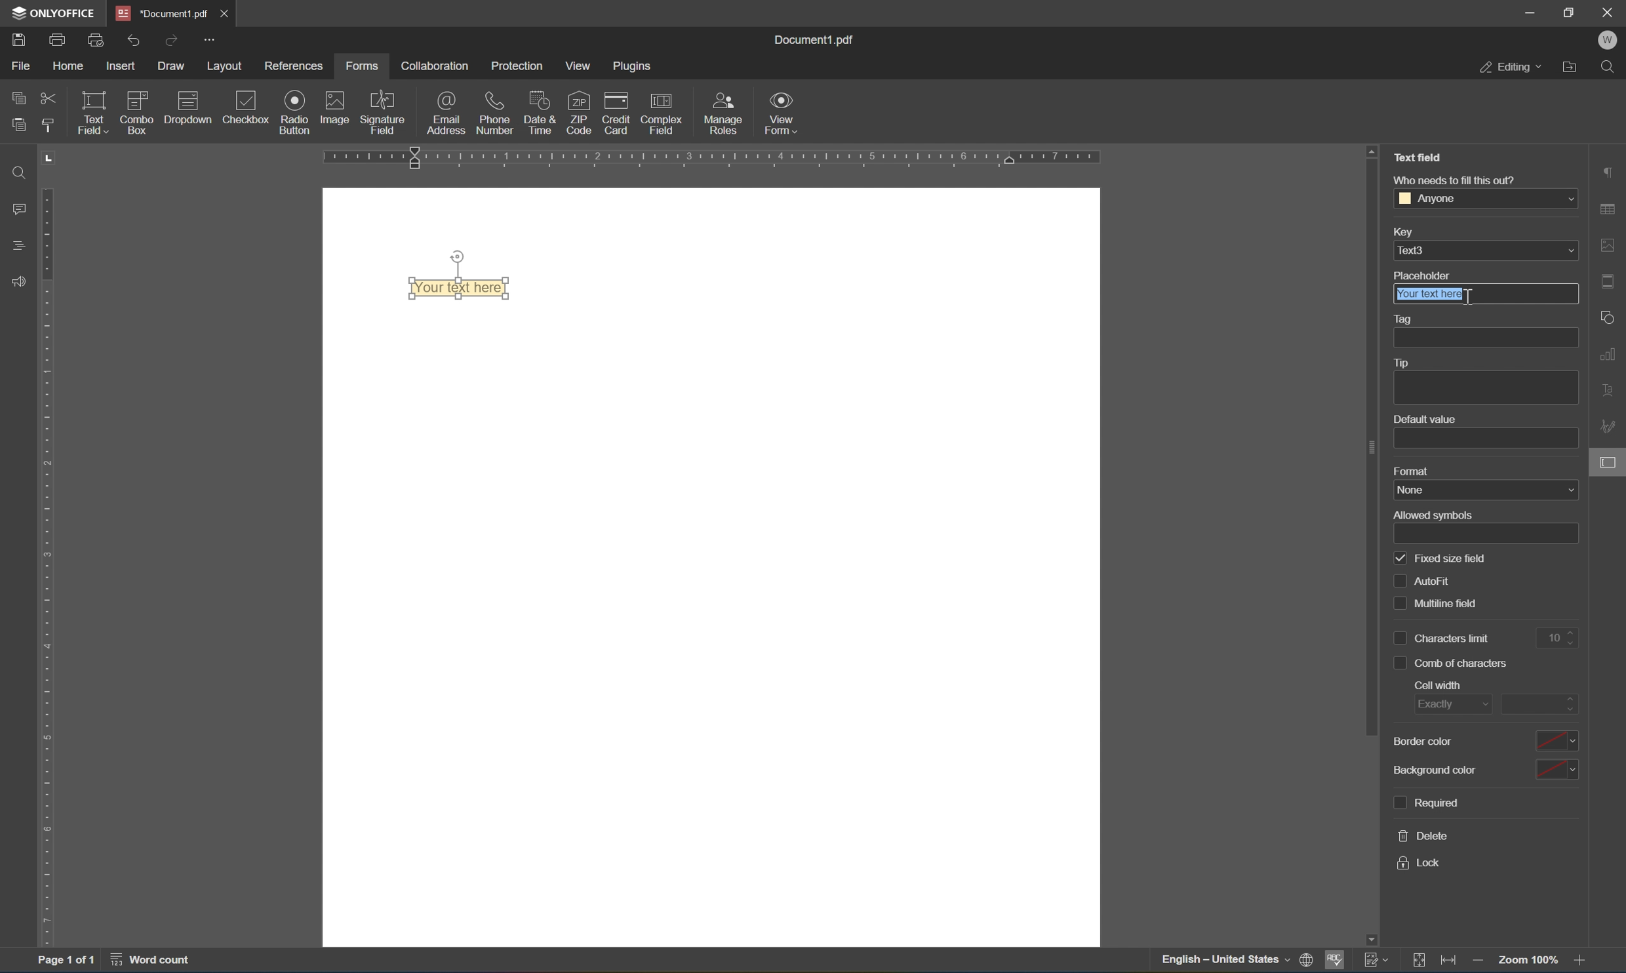 Image resolution: width=1626 pixels, height=973 pixels. What do you see at coordinates (155, 962) in the screenshot?
I see `word count` at bounding box center [155, 962].